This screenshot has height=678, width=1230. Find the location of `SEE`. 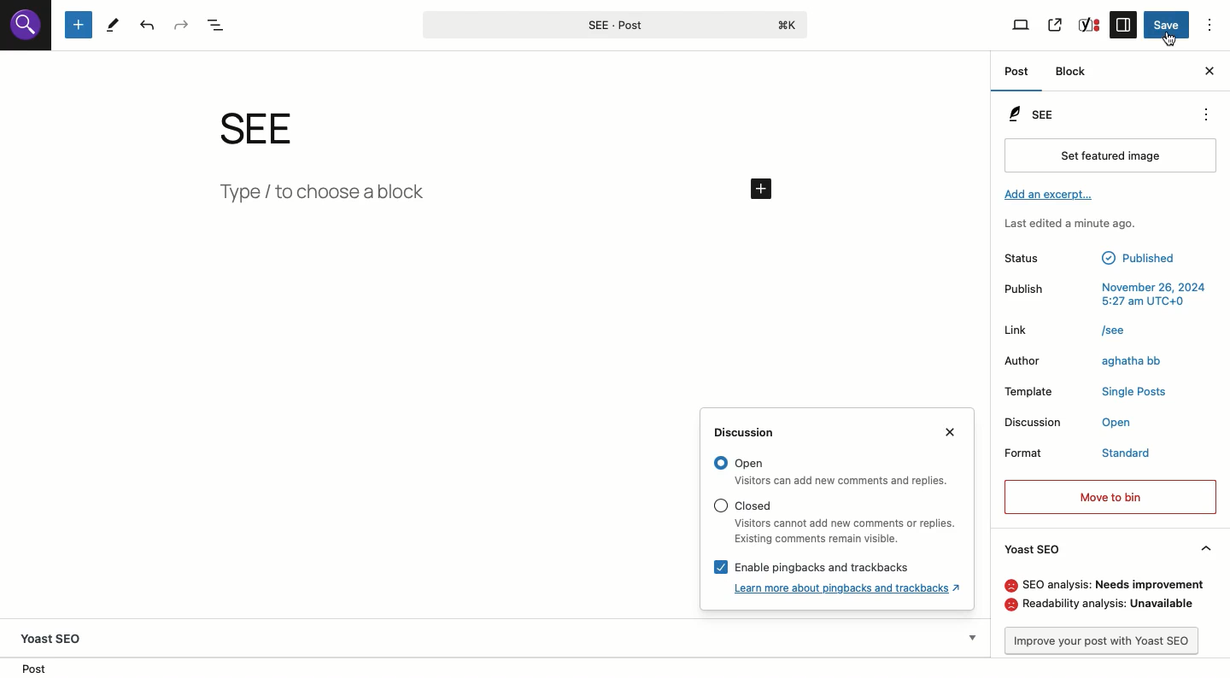

SEE is located at coordinates (1036, 113).